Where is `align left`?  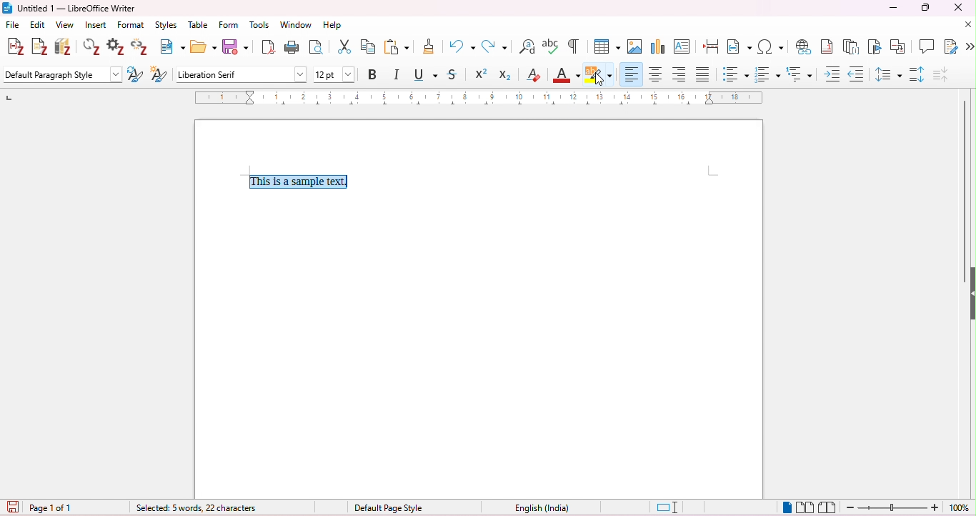
align left is located at coordinates (632, 73).